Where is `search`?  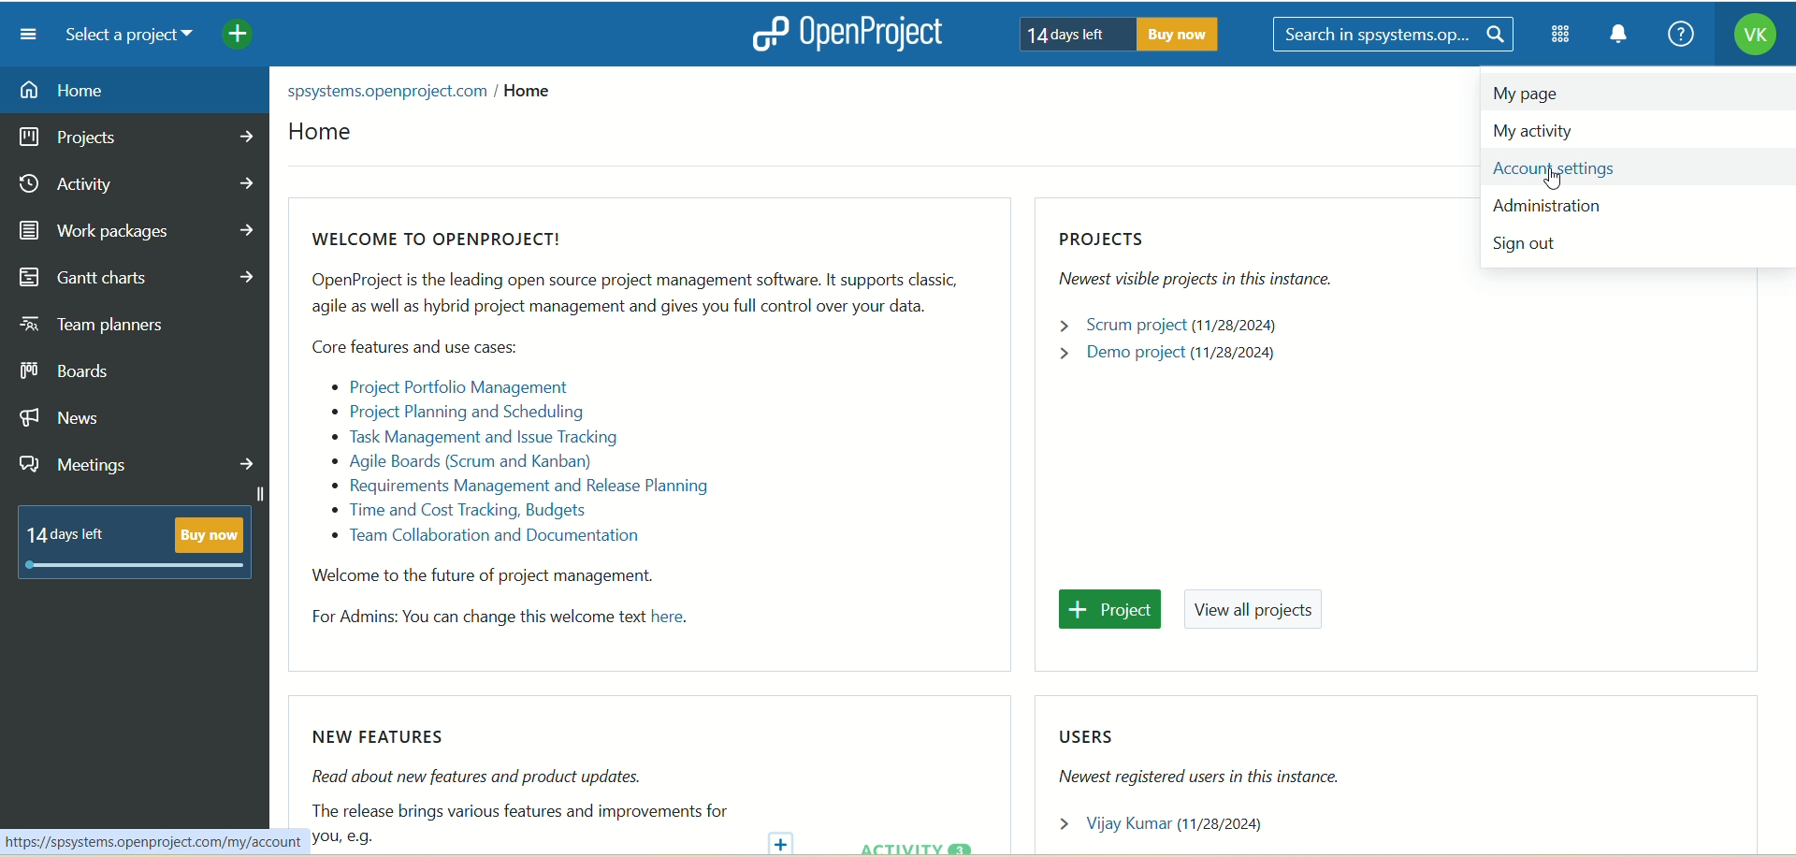
search is located at coordinates (1397, 36).